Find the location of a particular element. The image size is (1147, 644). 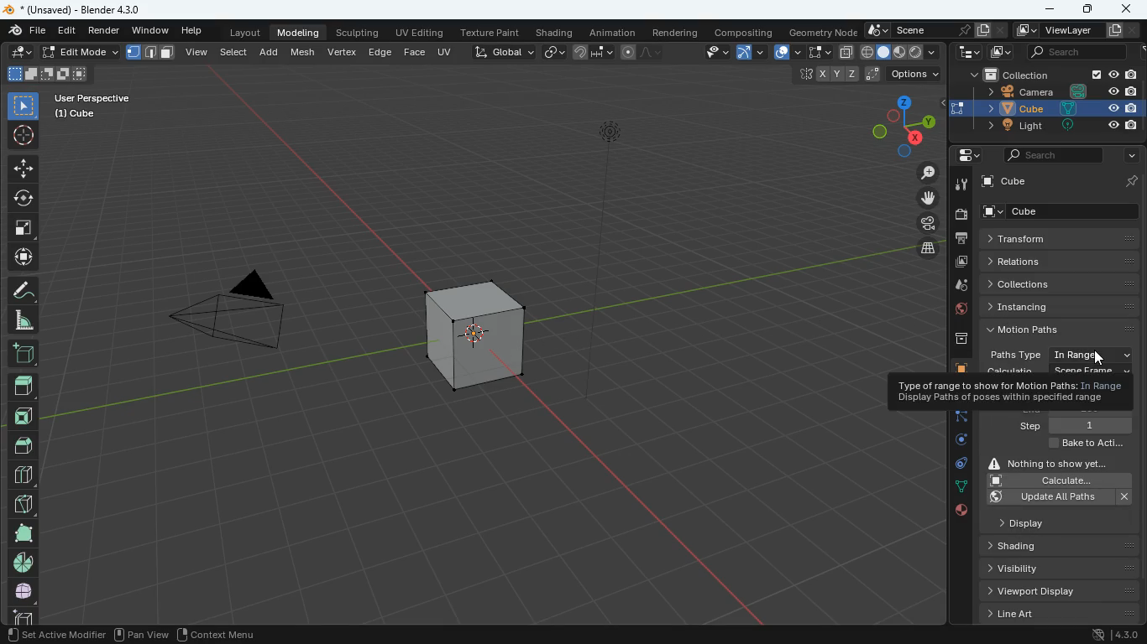

Display is located at coordinates (1042, 522).